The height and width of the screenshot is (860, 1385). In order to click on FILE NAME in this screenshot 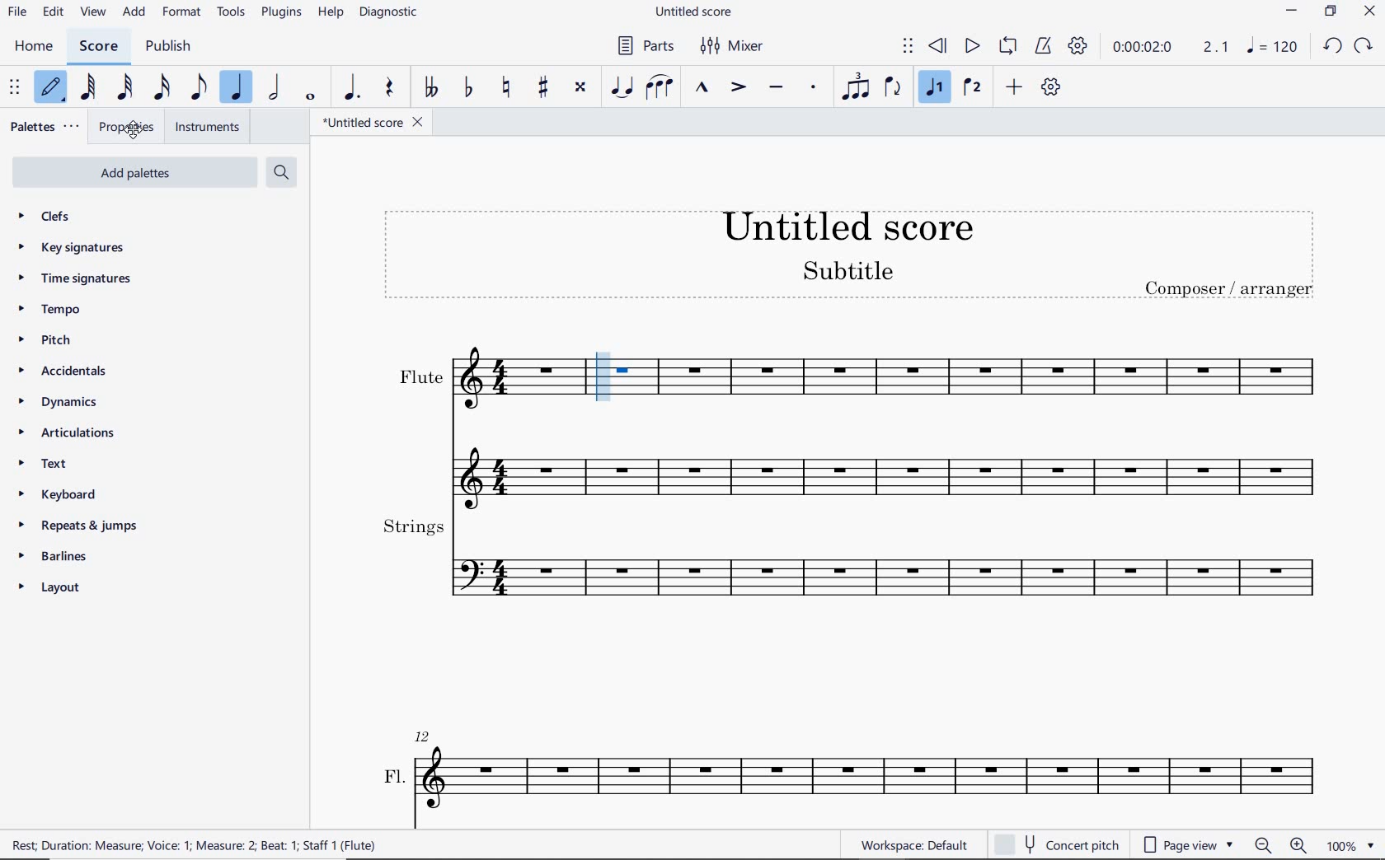, I will do `click(372, 122)`.